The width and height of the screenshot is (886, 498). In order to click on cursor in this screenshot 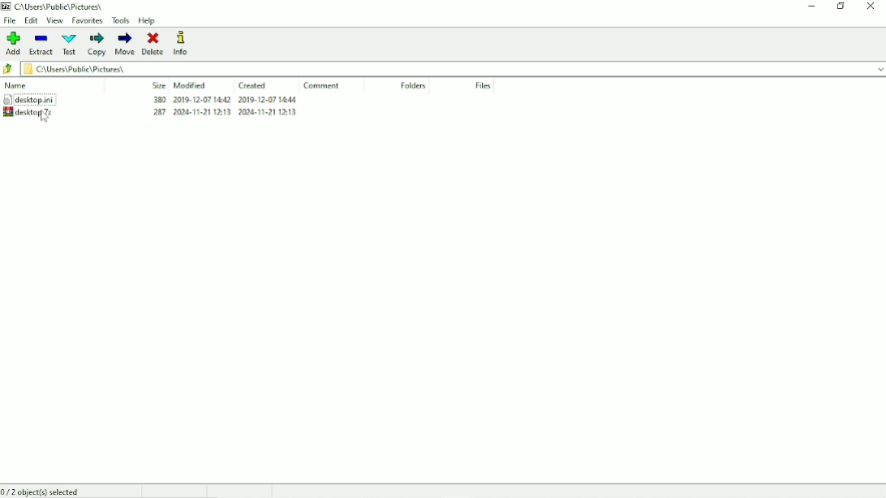, I will do `click(44, 118)`.